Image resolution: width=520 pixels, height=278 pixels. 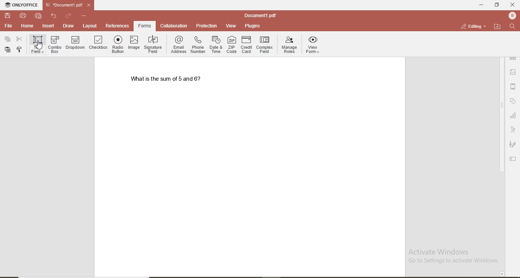 I want to click on signature, so click(x=514, y=145).